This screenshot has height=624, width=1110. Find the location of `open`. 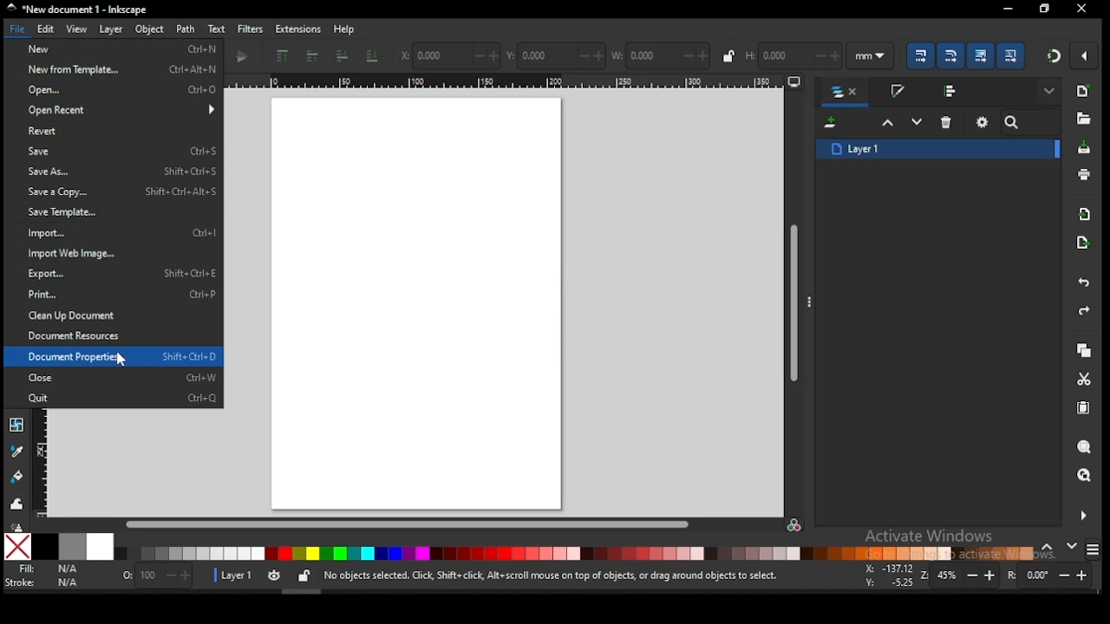

open is located at coordinates (118, 89).